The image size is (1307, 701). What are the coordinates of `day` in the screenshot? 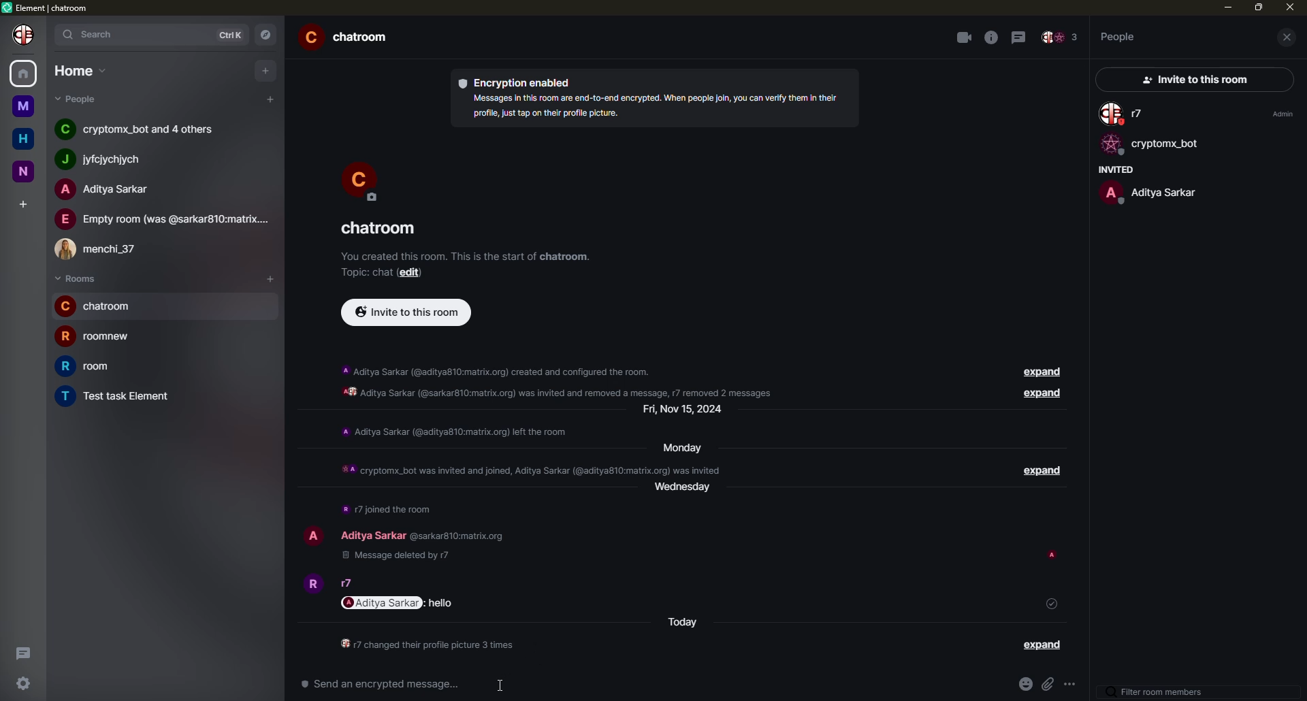 It's located at (683, 623).